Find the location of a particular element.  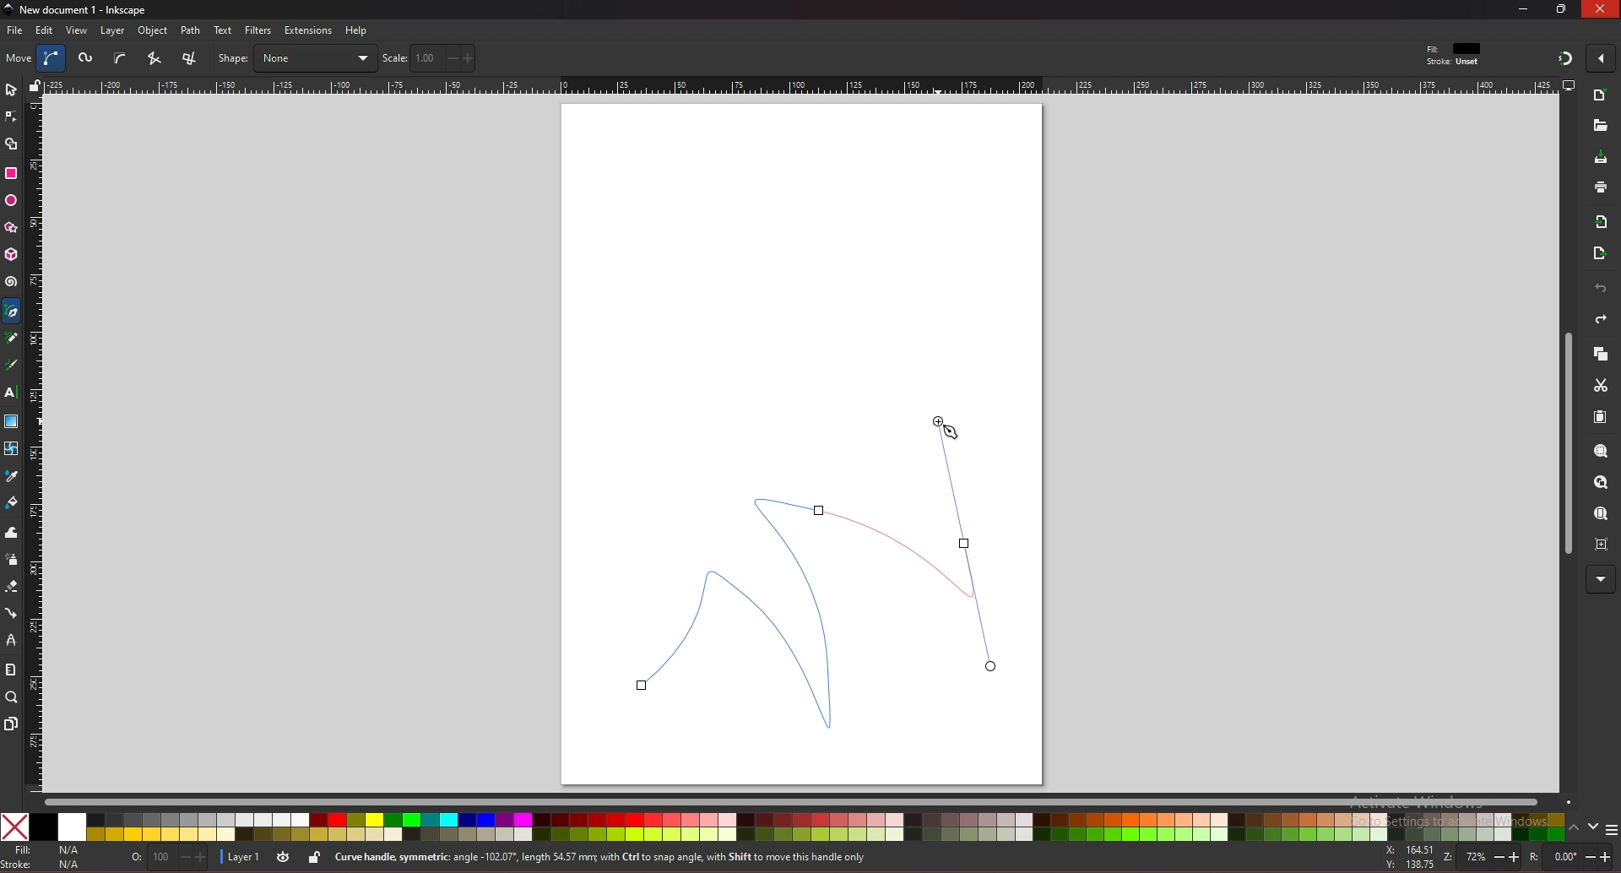

zoom is located at coordinates (12, 697).